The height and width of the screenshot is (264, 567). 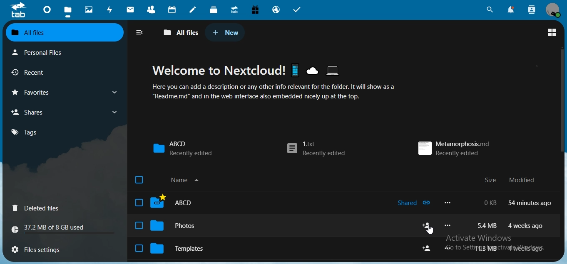 I want to click on mail, so click(x=132, y=10).